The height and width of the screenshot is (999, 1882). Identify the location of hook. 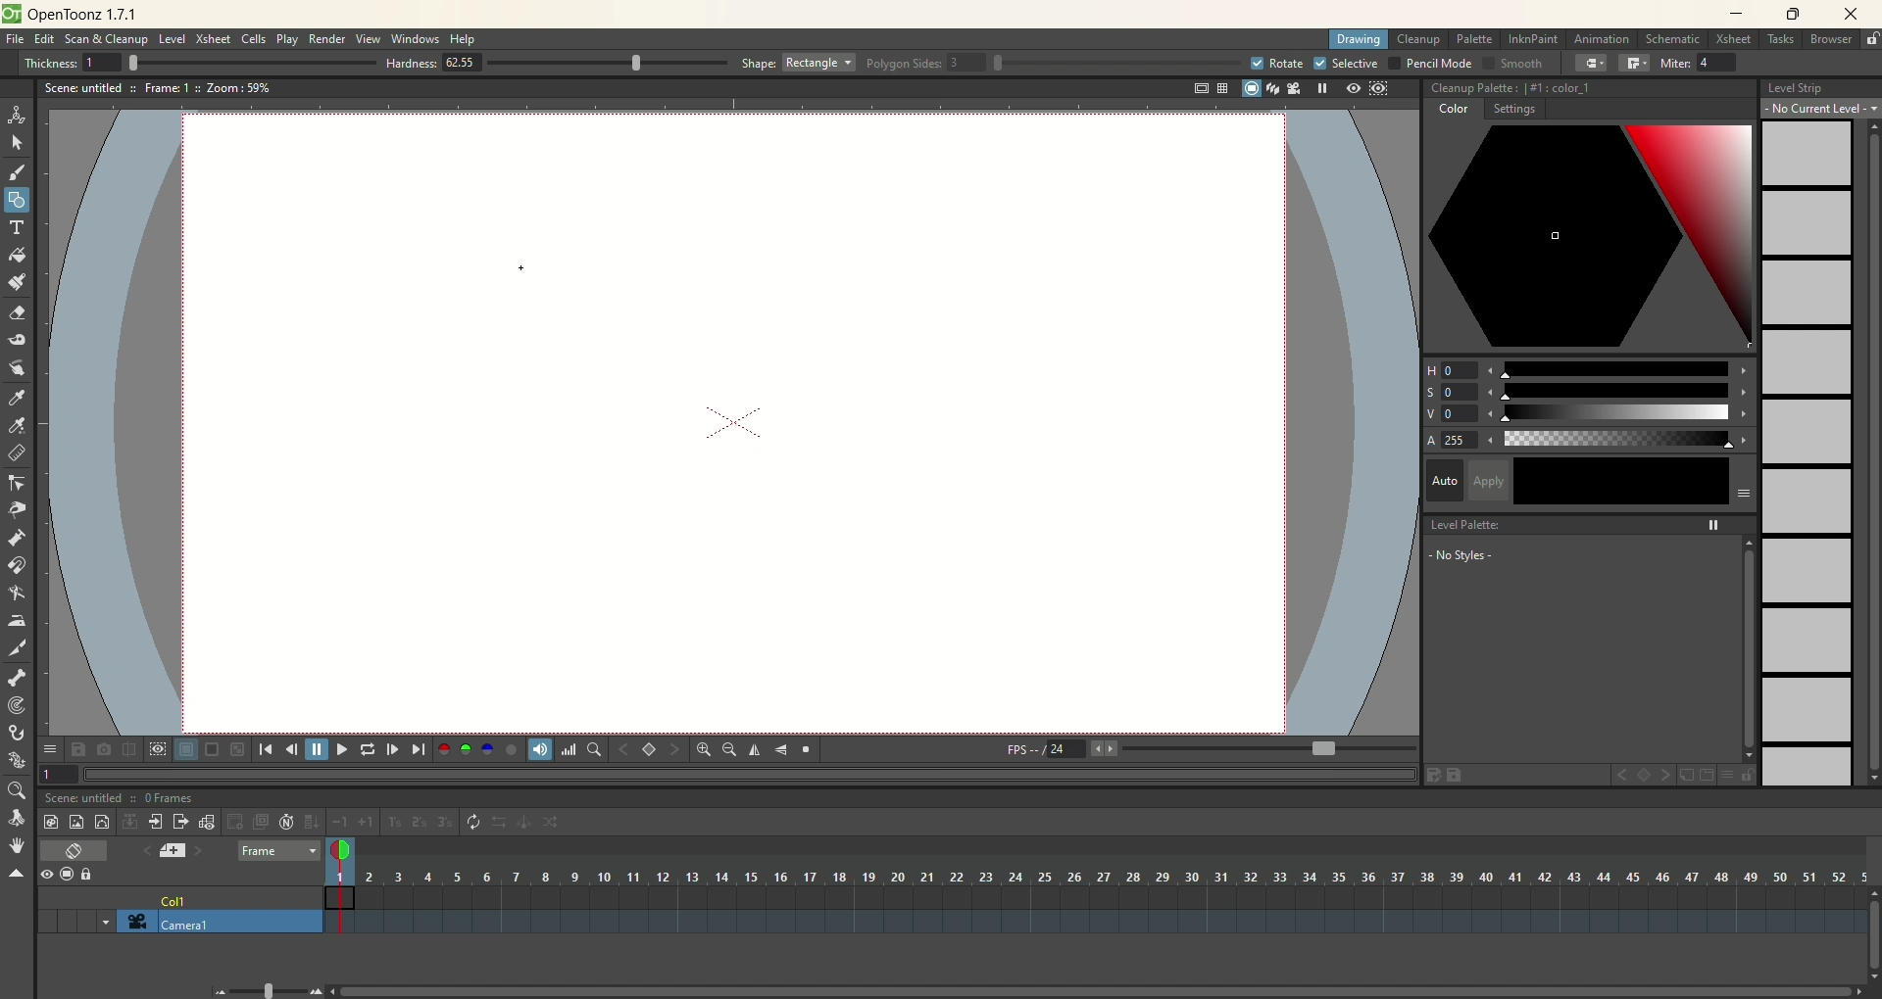
(19, 735).